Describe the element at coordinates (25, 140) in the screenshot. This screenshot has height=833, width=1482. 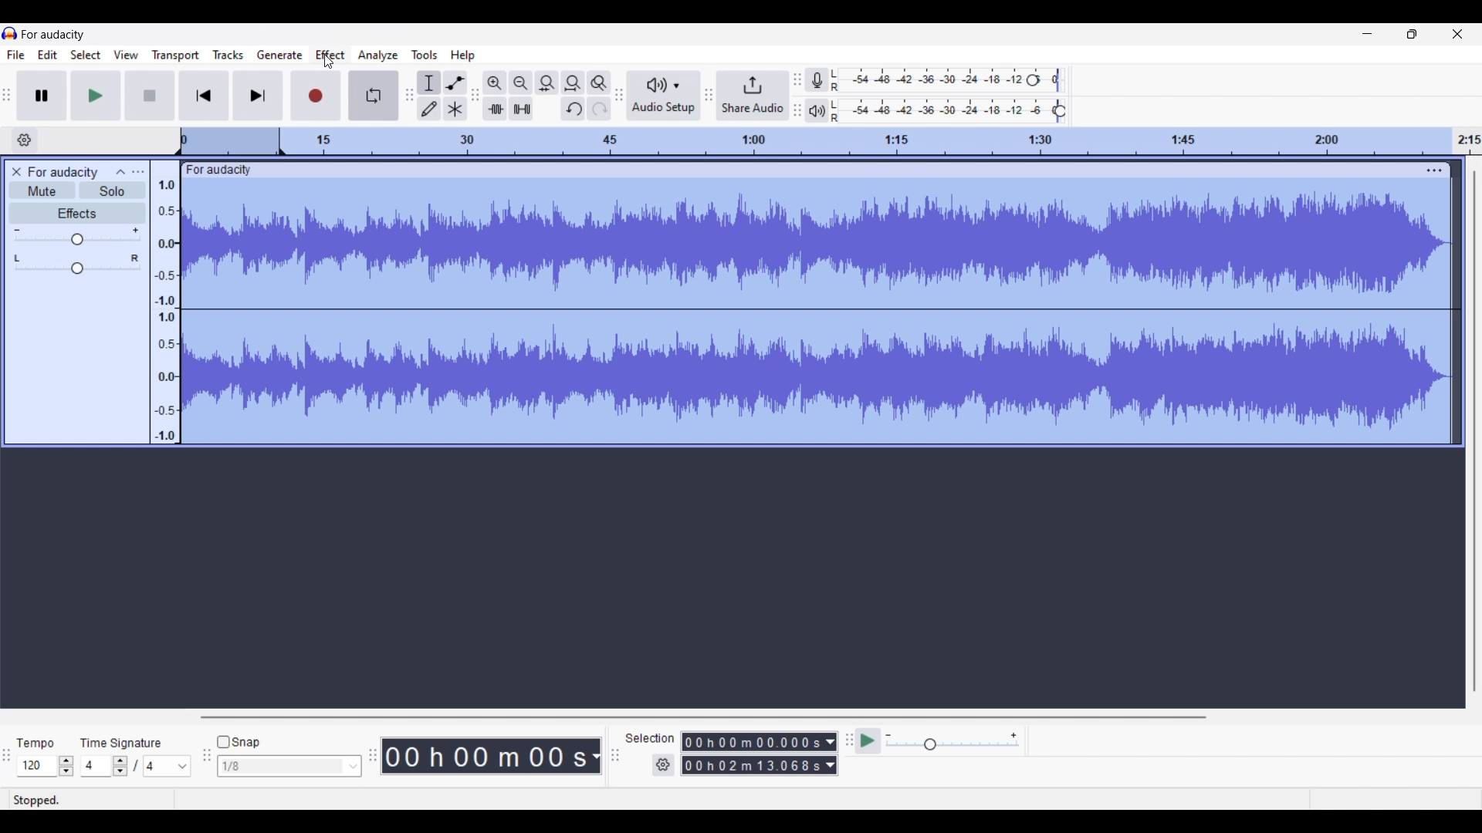
I see `Timeline options` at that location.